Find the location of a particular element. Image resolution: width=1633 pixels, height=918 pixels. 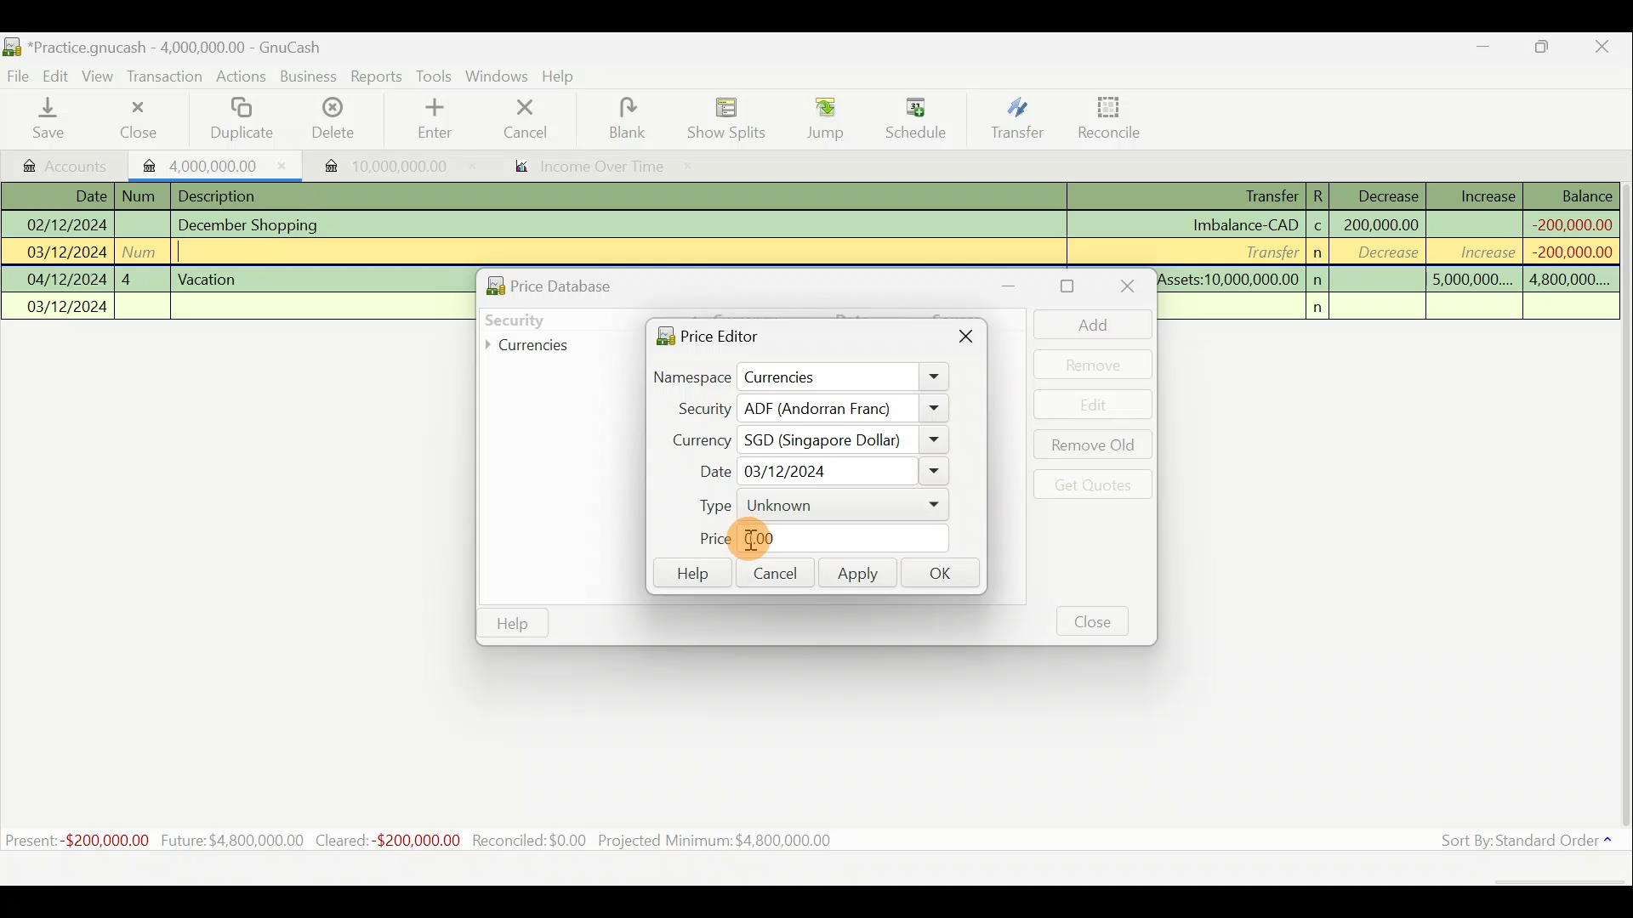

Close is located at coordinates (1094, 620).